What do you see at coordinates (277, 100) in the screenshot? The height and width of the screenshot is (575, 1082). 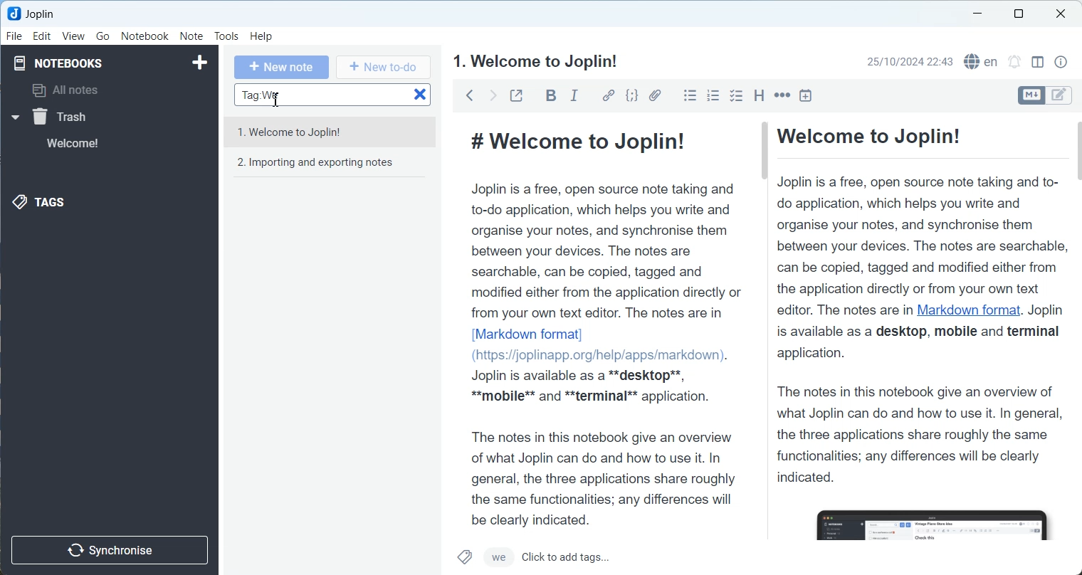 I see `Cursor` at bounding box center [277, 100].